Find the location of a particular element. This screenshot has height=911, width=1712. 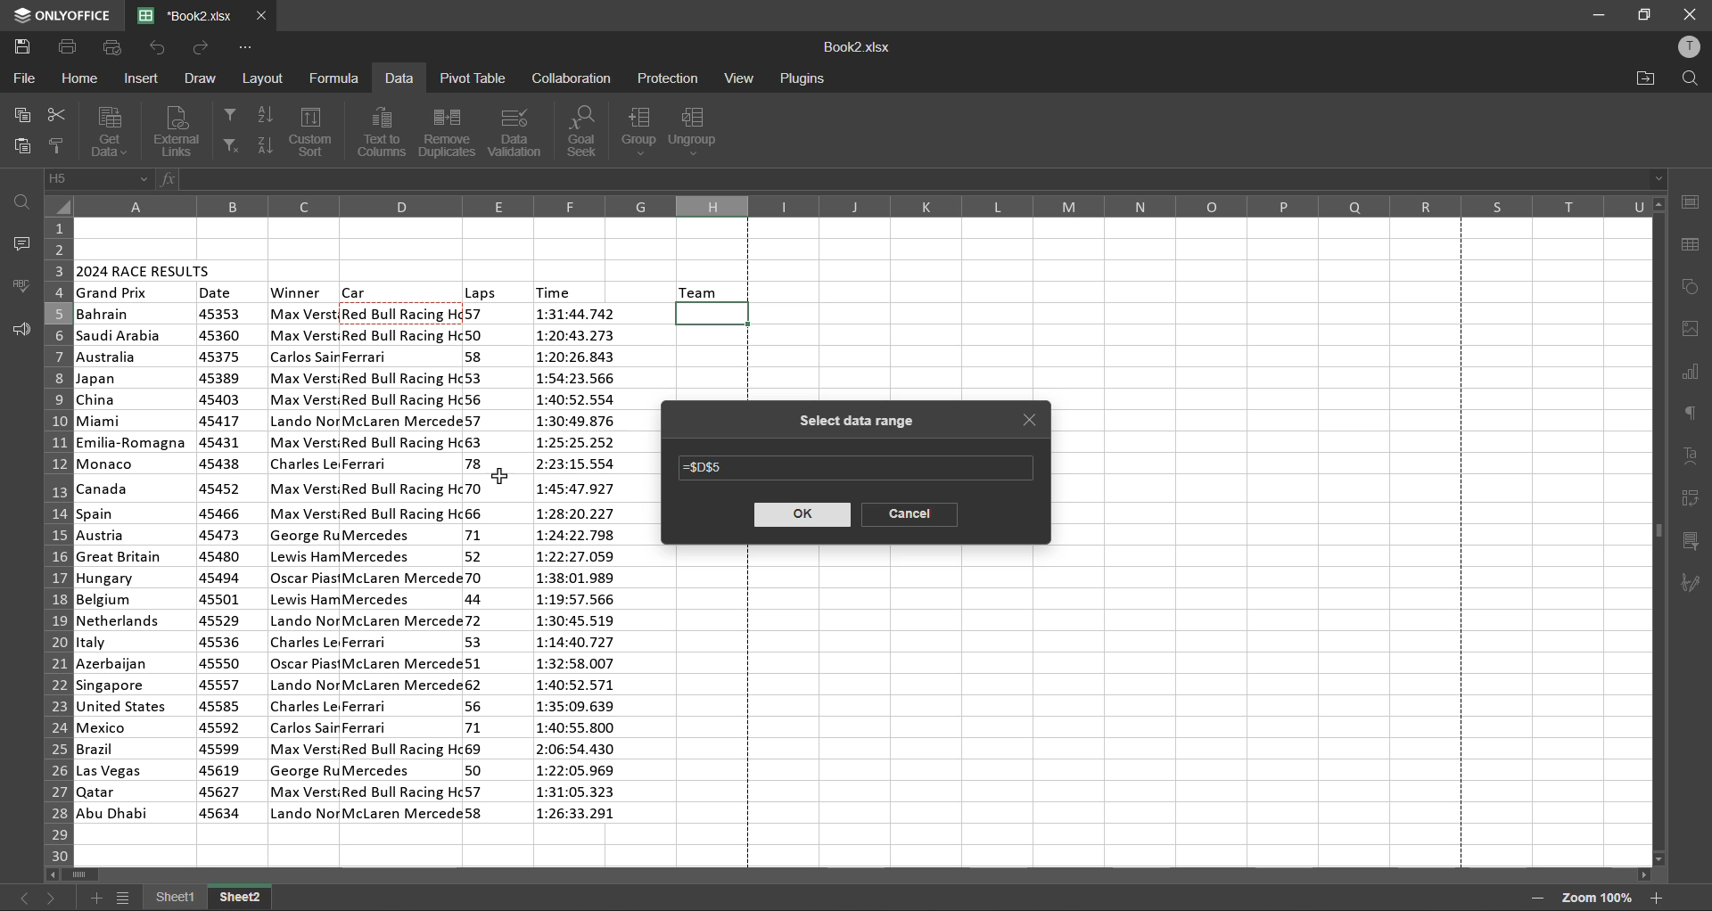

copy style is located at coordinates (60, 146).